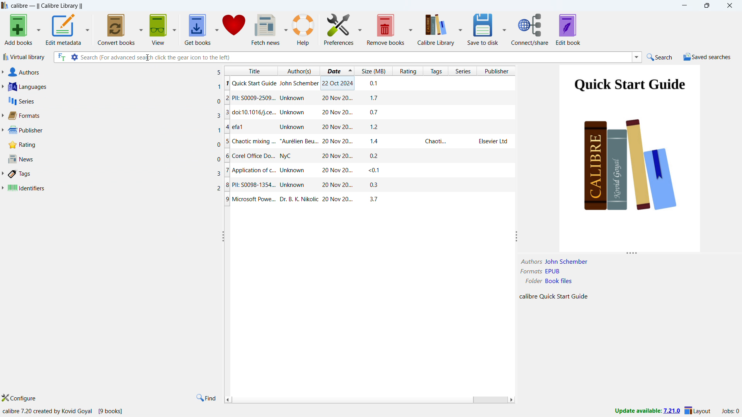 This screenshot has height=417, width=742. I want to click on expand authors, so click(2, 72).